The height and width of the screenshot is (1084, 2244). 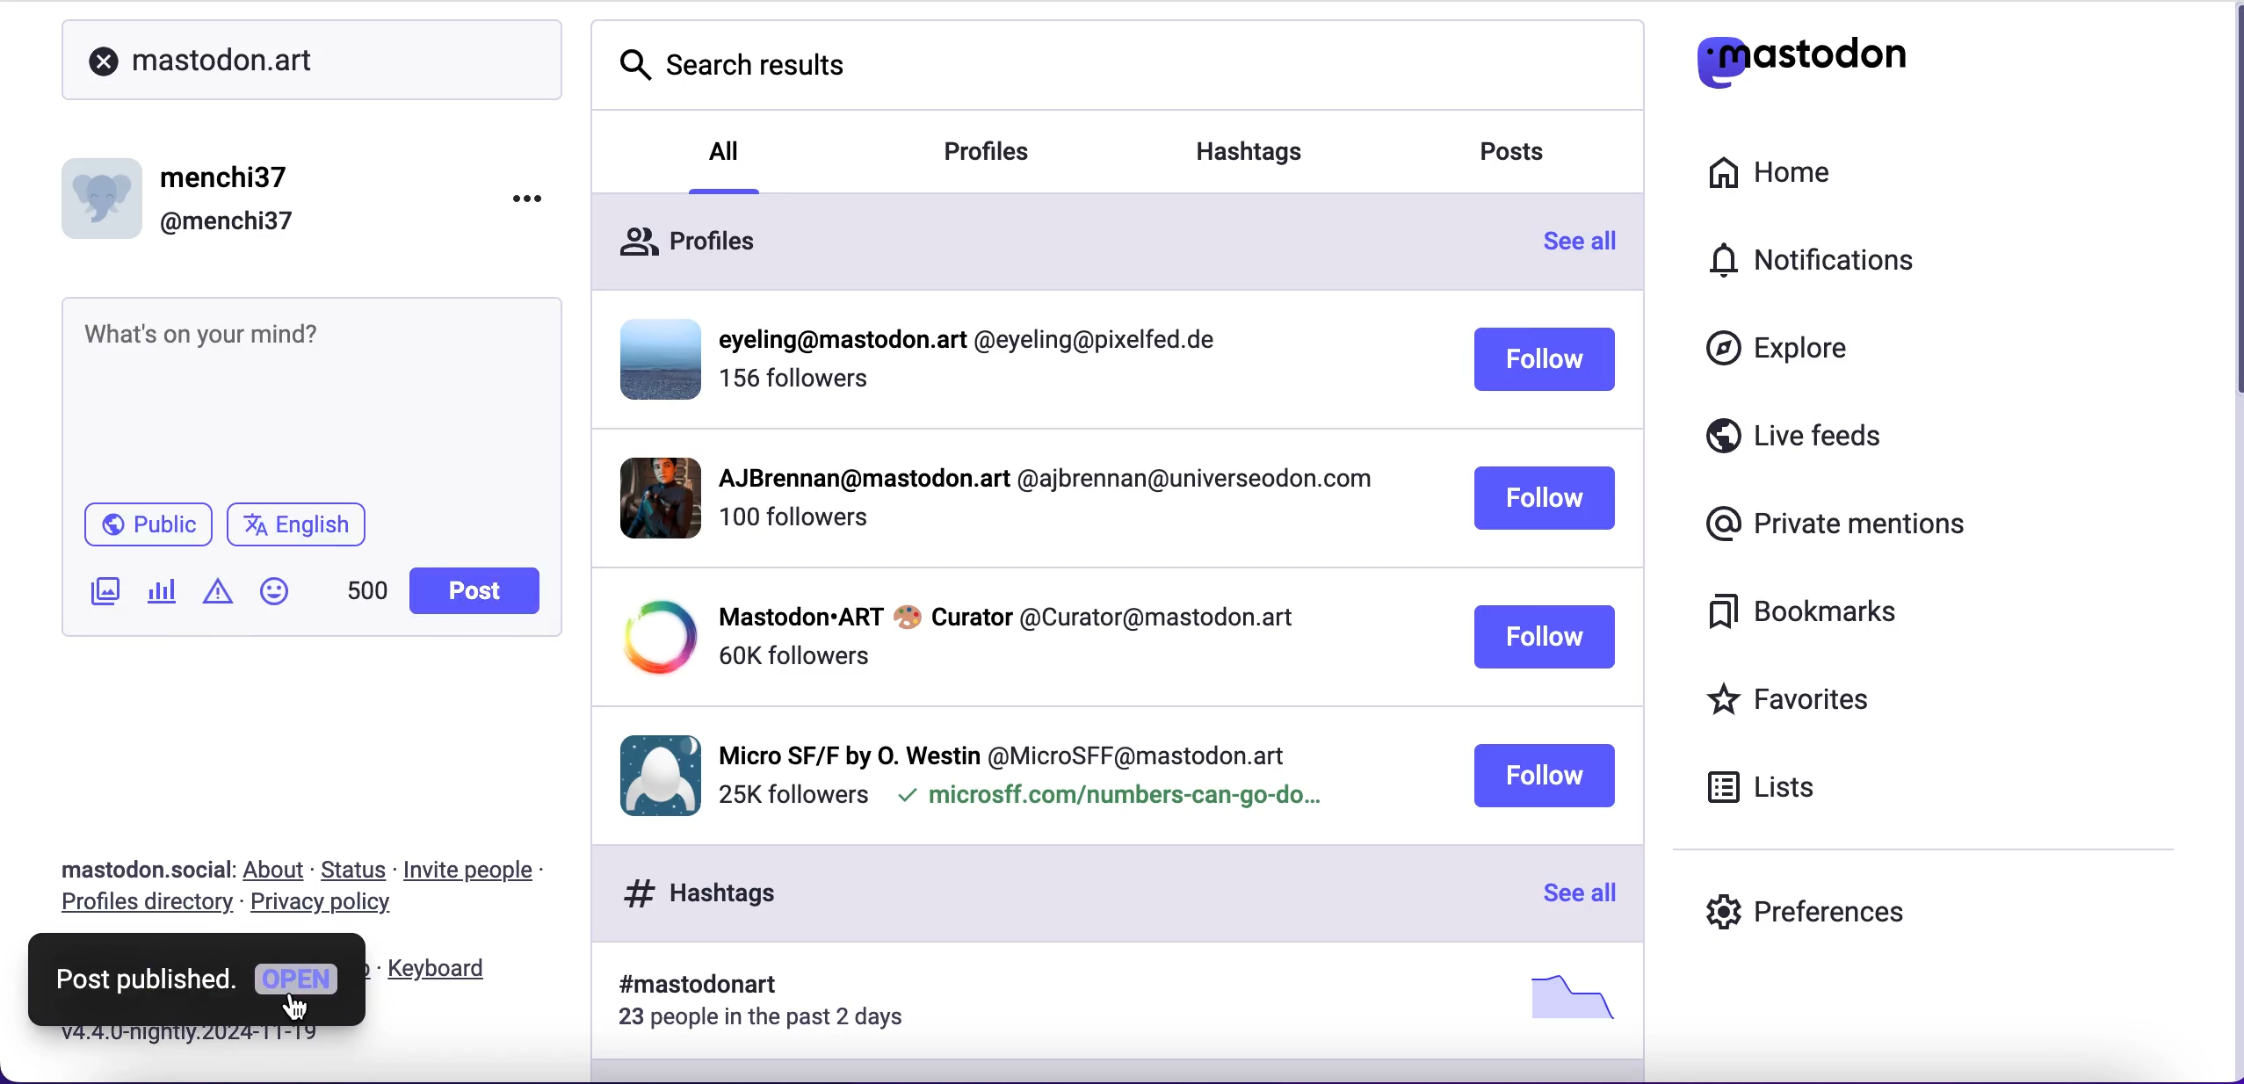 What do you see at coordinates (300, 527) in the screenshot?
I see `english` at bounding box center [300, 527].